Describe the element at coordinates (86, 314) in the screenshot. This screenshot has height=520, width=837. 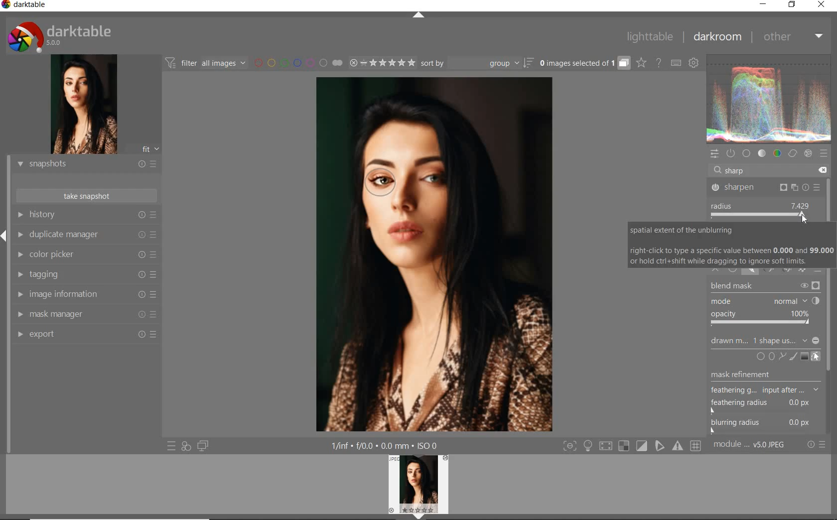
I see `mask manager` at that location.